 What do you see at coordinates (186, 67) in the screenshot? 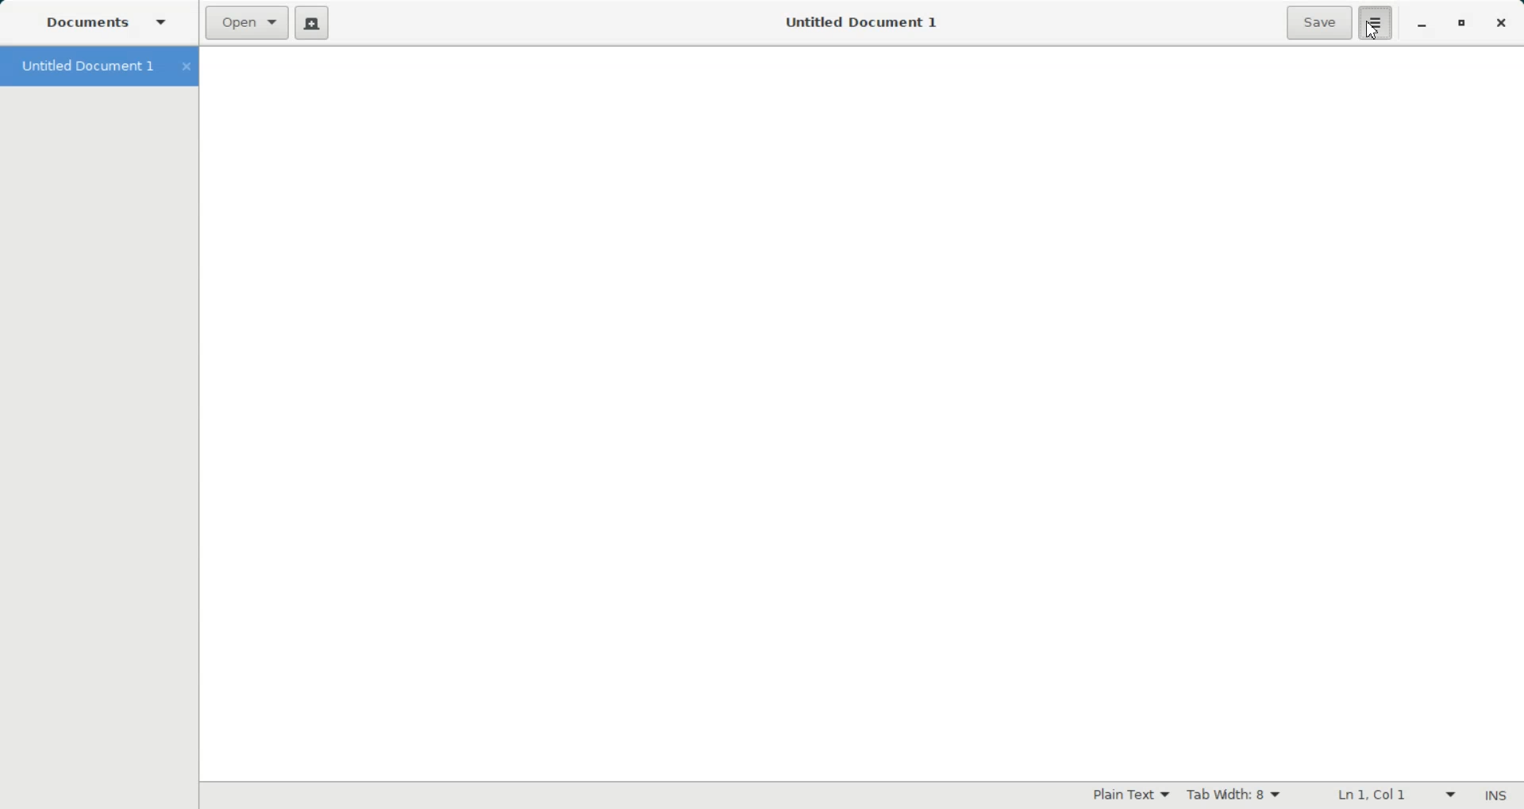
I see `Close` at bounding box center [186, 67].